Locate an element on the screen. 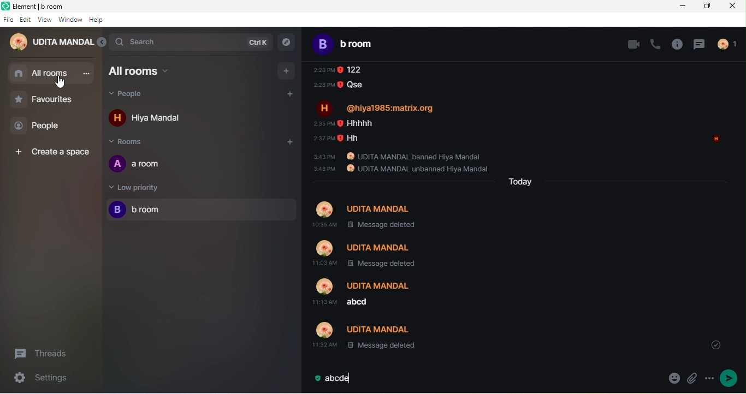  add room is located at coordinates (286, 70).